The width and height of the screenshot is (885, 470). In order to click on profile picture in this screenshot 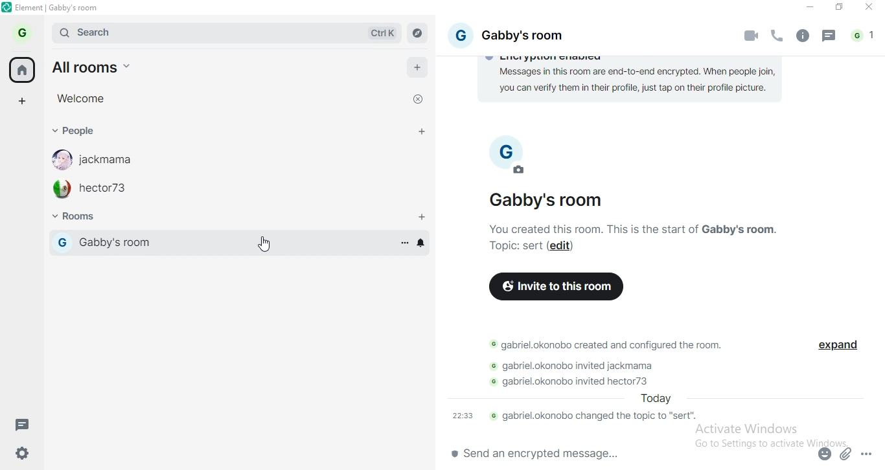, I will do `click(503, 142)`.